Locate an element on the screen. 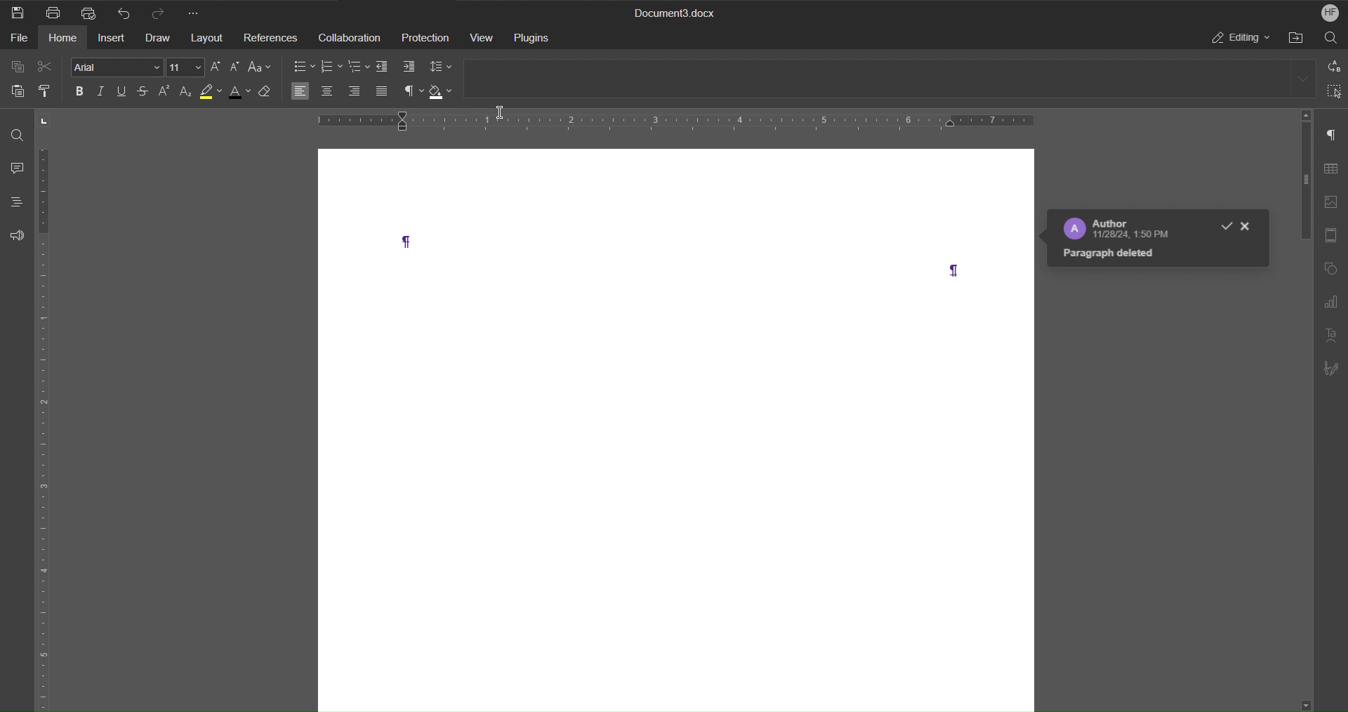 This screenshot has width=1348, height=712. Document3.docx is located at coordinates (677, 11).